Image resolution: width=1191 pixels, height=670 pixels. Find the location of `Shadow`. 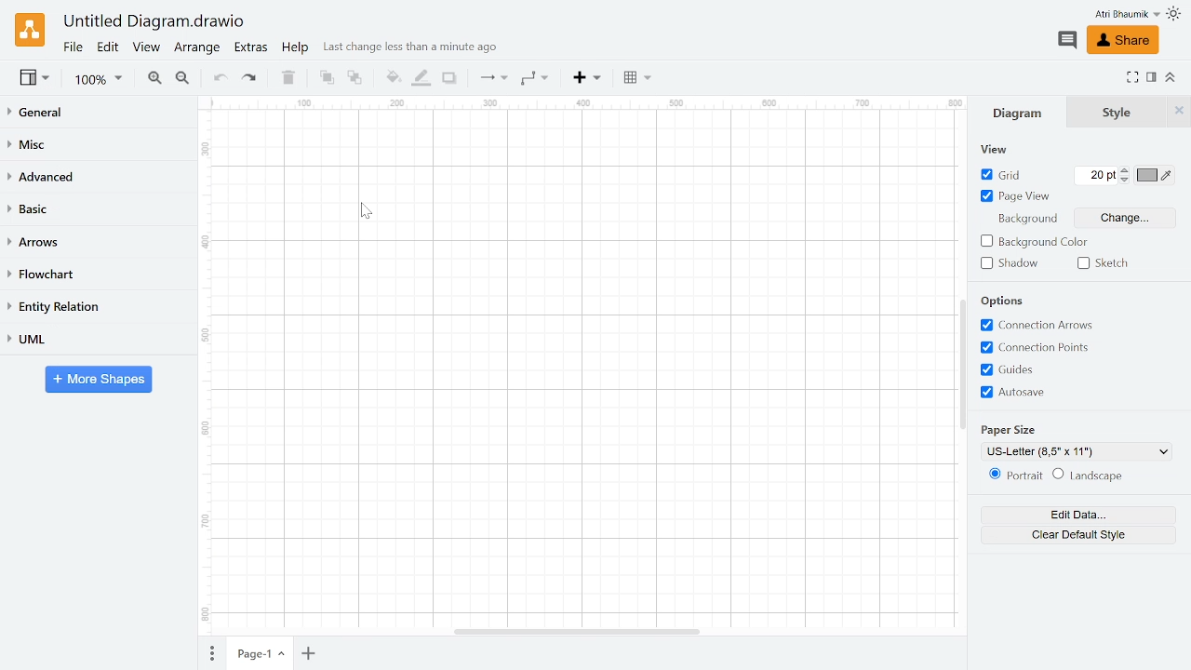

Shadow is located at coordinates (1009, 263).